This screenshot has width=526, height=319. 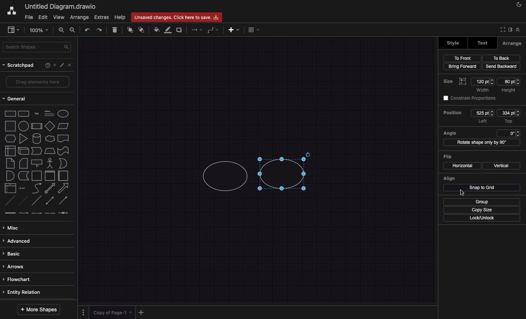 What do you see at coordinates (37, 82) in the screenshot?
I see `drag elements here` at bounding box center [37, 82].